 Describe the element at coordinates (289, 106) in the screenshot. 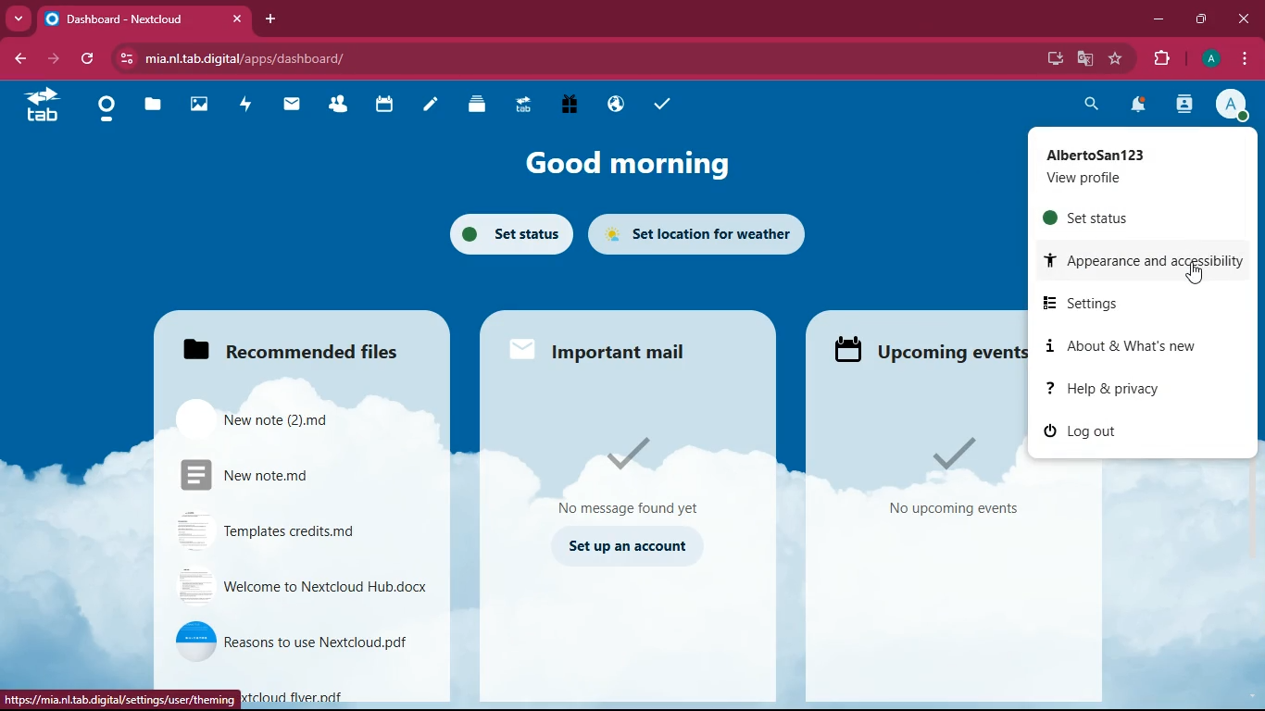

I see `mail` at that location.